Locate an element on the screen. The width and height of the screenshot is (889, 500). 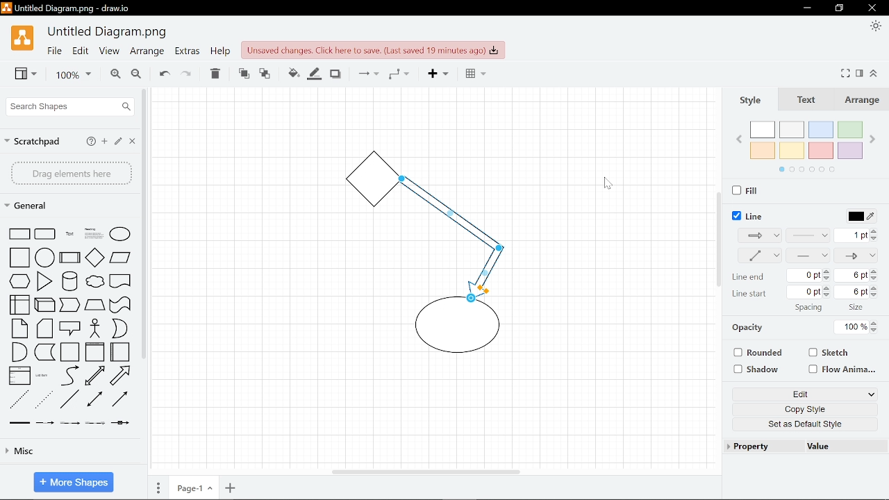
shape is located at coordinates (47, 304).